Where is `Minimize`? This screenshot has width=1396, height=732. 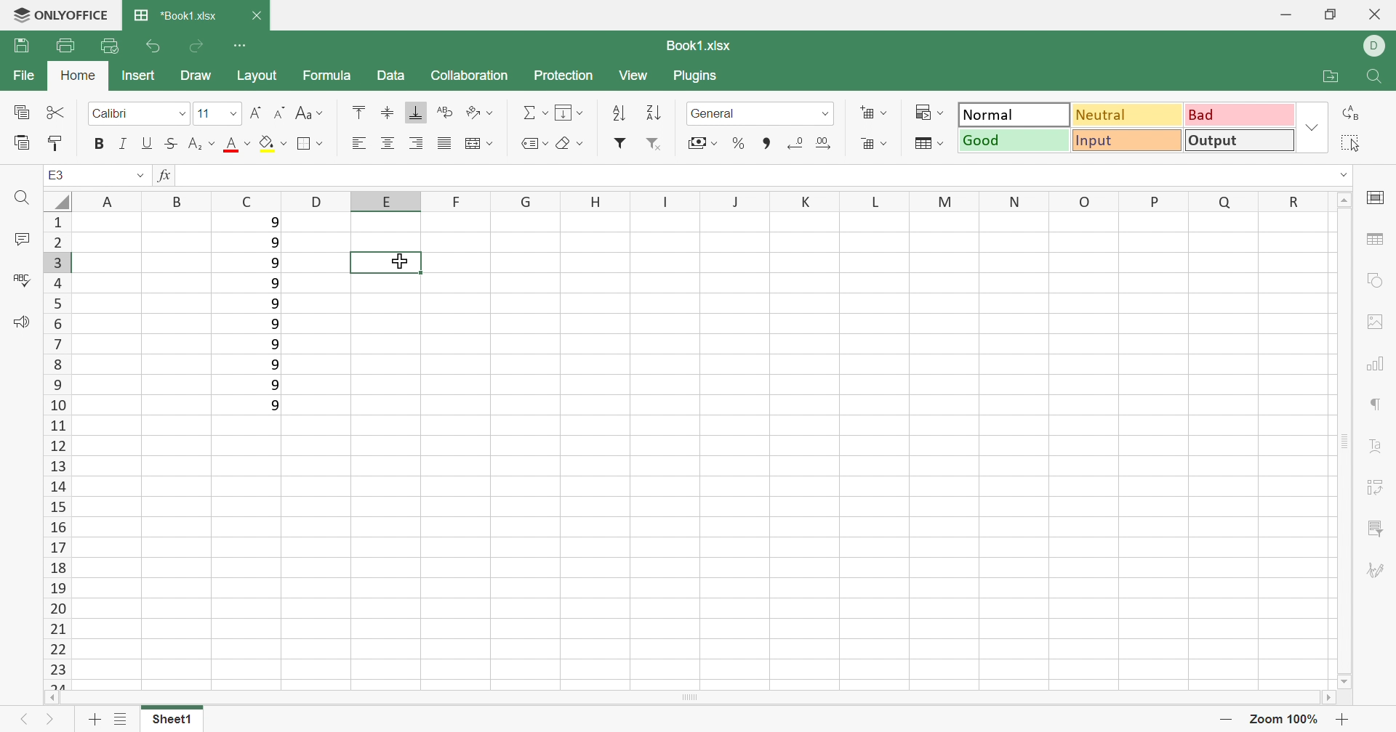
Minimize is located at coordinates (1280, 12).